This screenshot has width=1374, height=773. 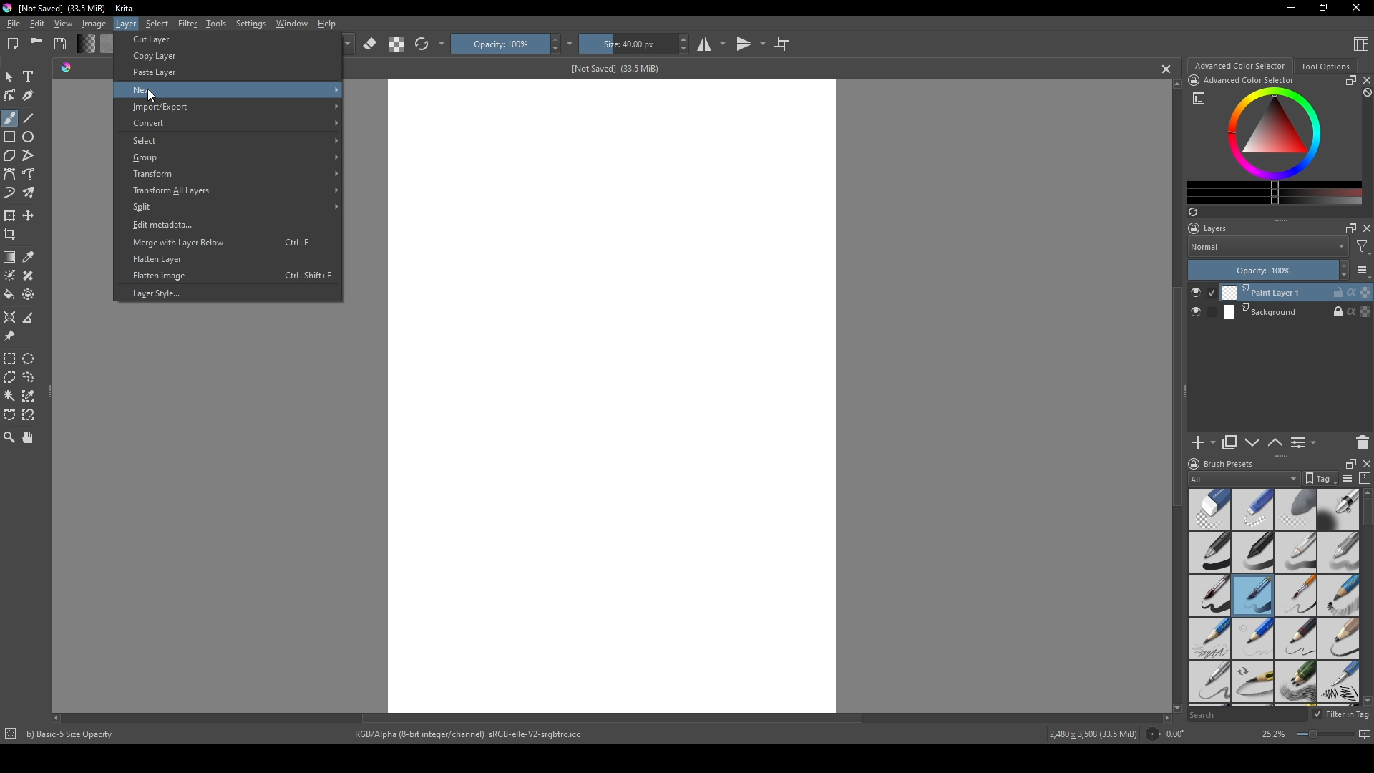 I want to click on crop, so click(x=781, y=43).